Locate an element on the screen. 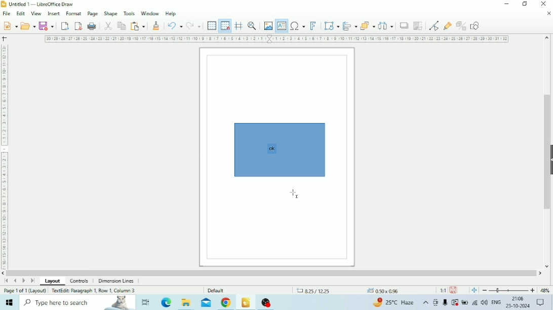  Controls is located at coordinates (81, 281).